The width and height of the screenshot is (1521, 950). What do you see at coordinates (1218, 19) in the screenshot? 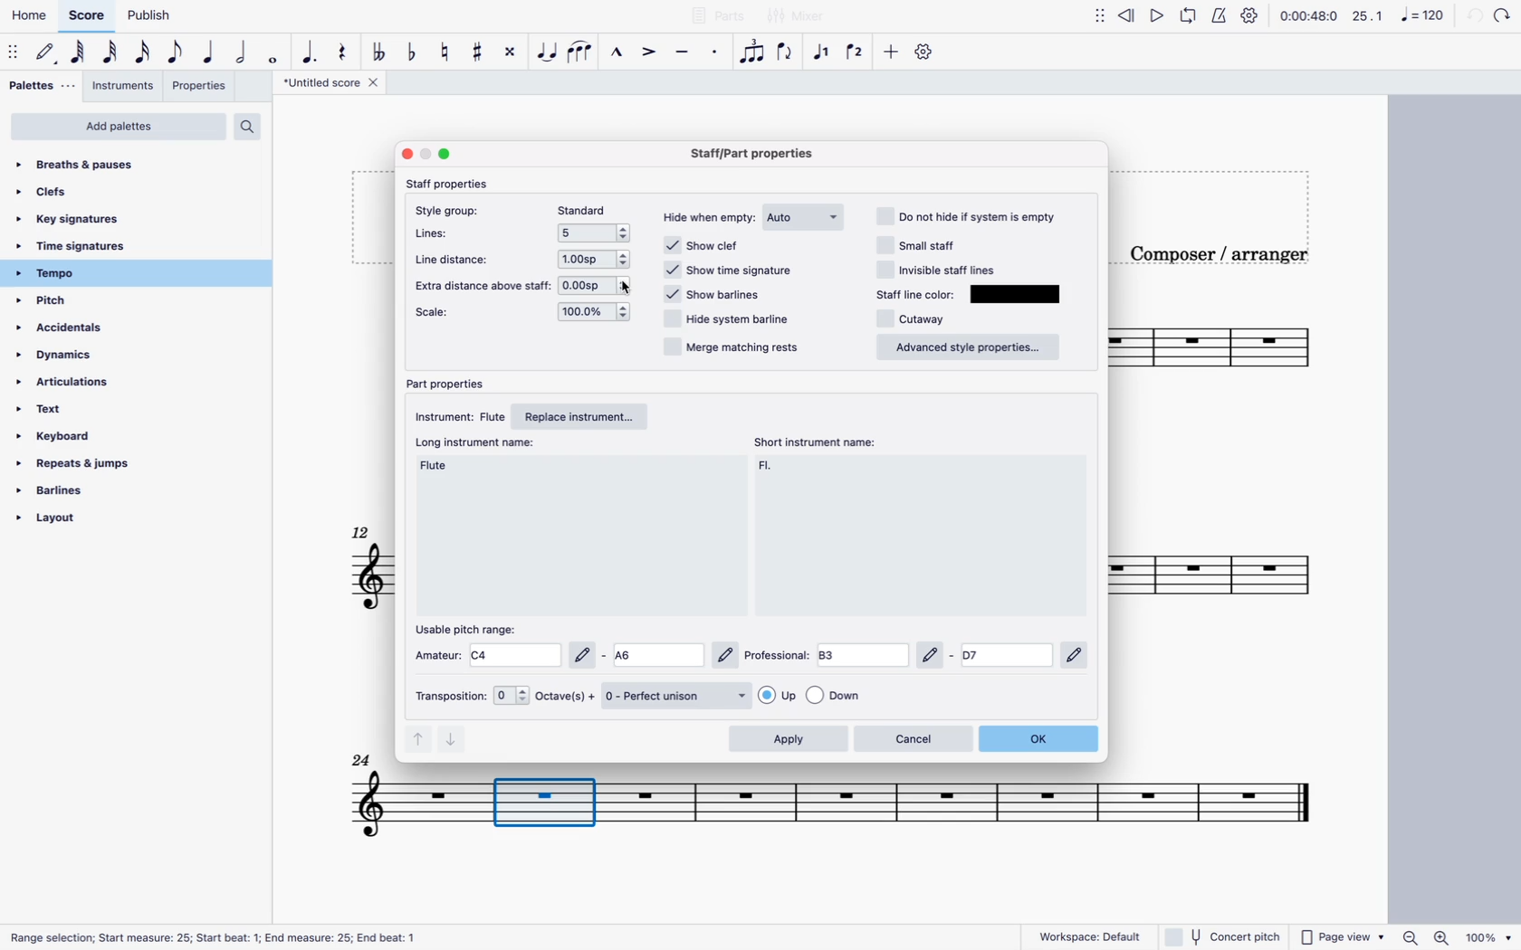
I see `metronome` at bounding box center [1218, 19].